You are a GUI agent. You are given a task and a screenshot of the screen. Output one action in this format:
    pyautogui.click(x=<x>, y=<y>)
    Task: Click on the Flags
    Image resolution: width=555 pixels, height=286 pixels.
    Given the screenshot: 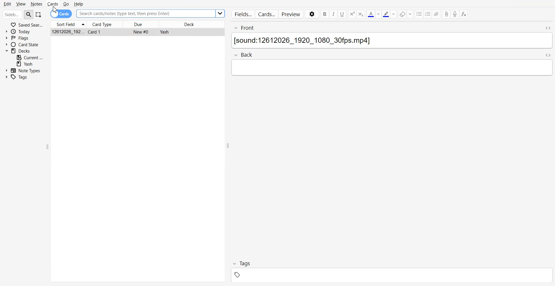 What is the action you would take?
    pyautogui.click(x=24, y=38)
    